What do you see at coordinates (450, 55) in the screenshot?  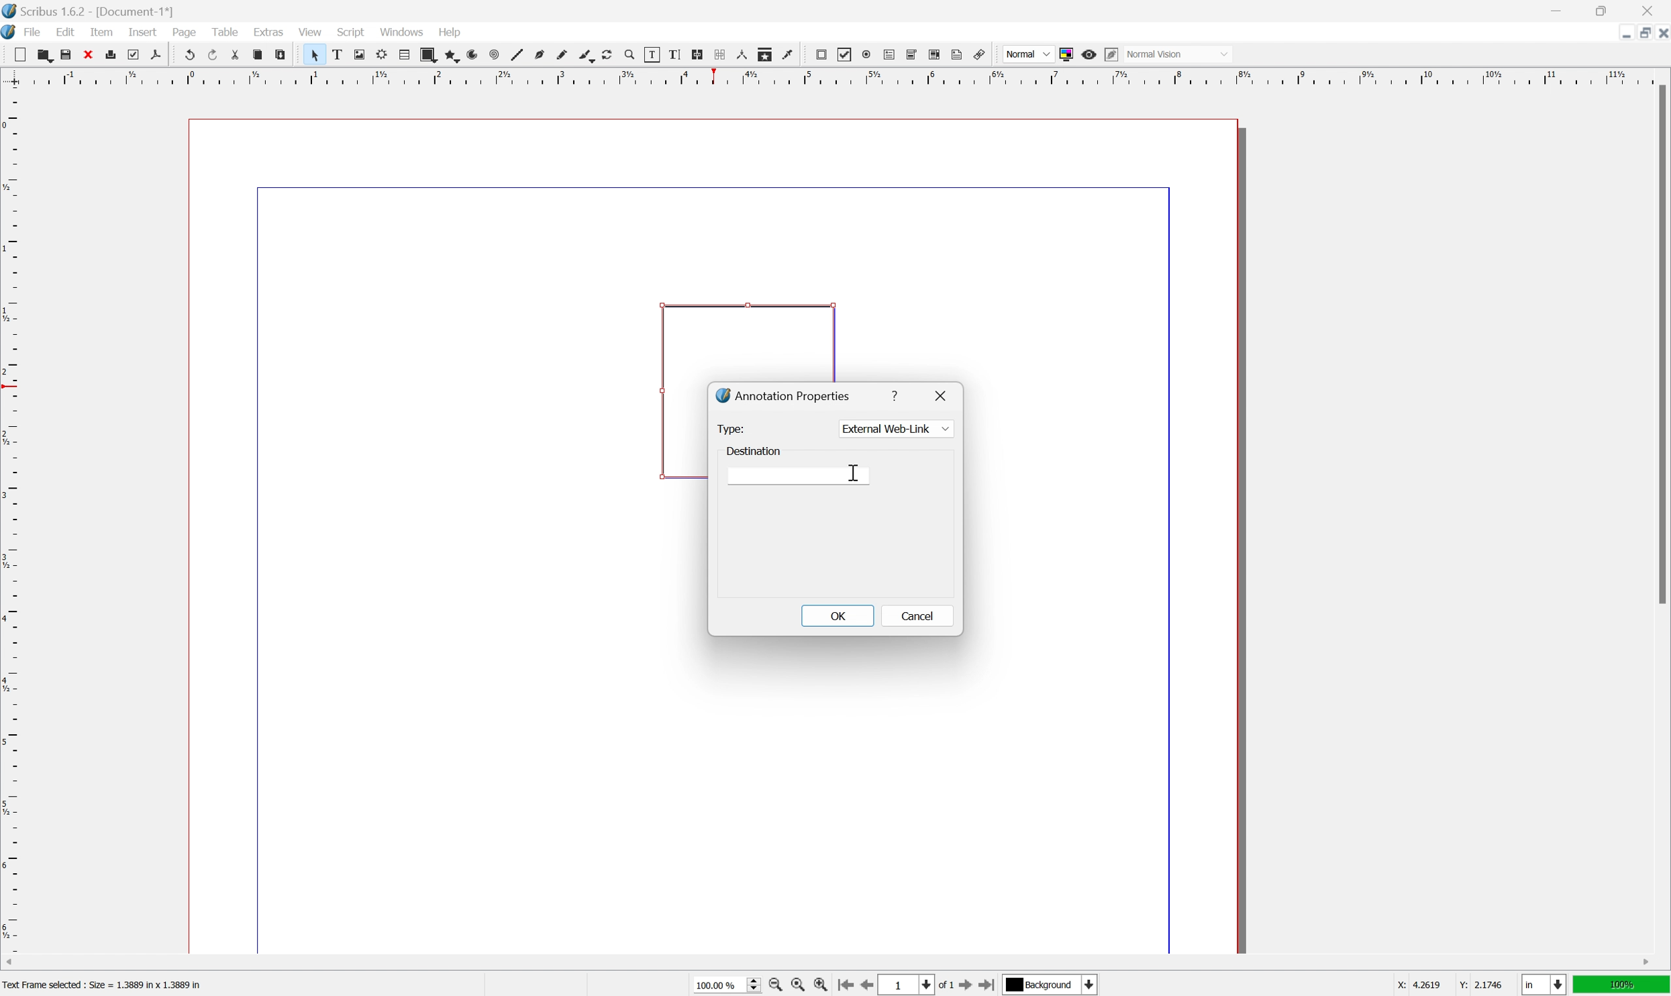 I see `polygon` at bounding box center [450, 55].